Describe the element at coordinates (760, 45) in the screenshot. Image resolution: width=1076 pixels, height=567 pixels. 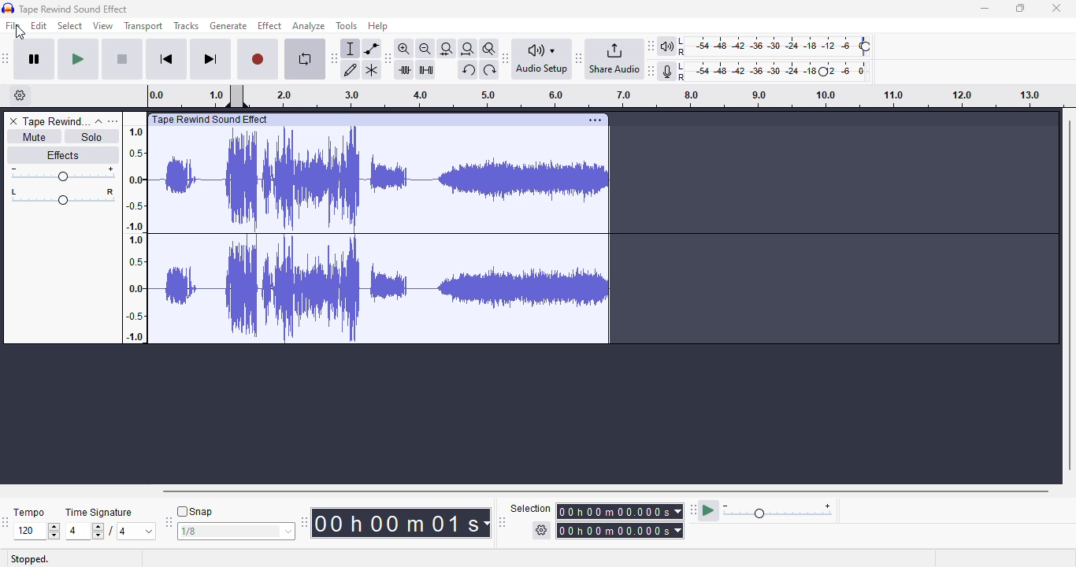
I see `audacity playback meter toolbar` at that location.